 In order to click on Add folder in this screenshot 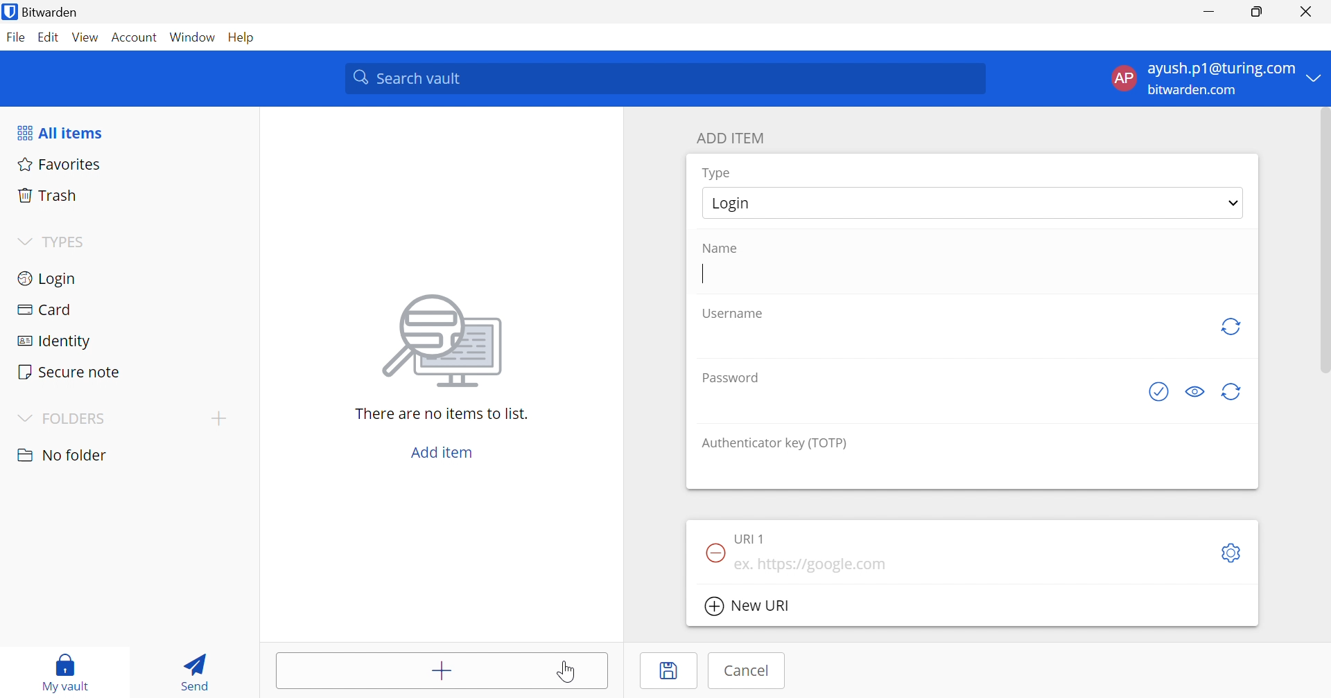, I will do `click(219, 420)`.